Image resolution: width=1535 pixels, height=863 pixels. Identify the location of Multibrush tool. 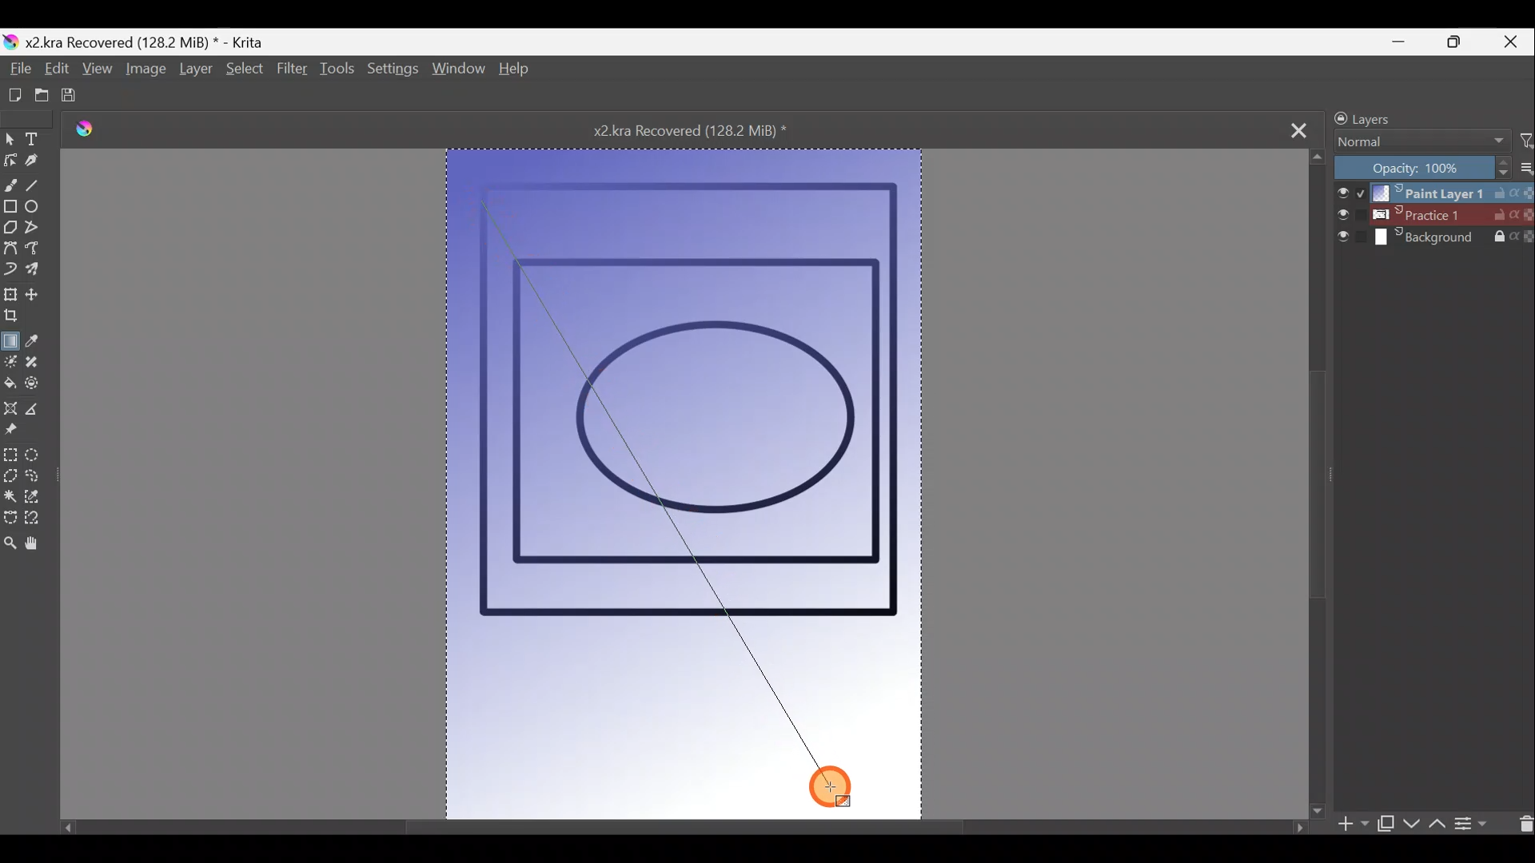
(38, 271).